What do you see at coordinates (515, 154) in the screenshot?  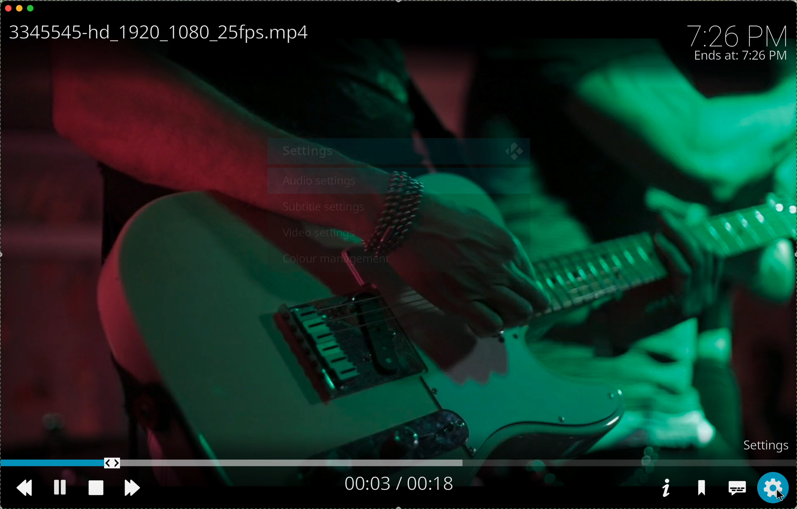 I see `close` at bounding box center [515, 154].